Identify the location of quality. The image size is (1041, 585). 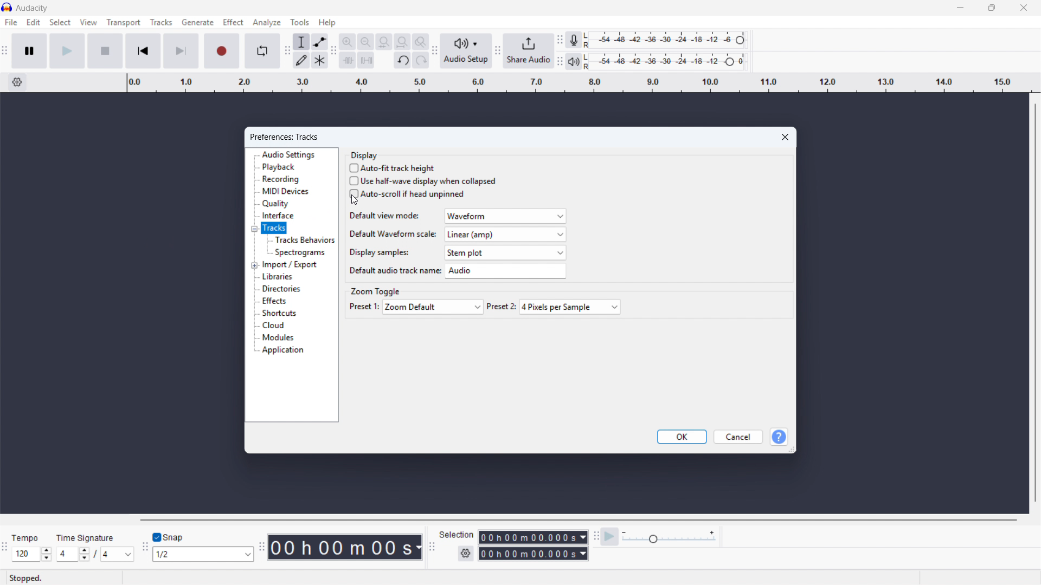
(276, 204).